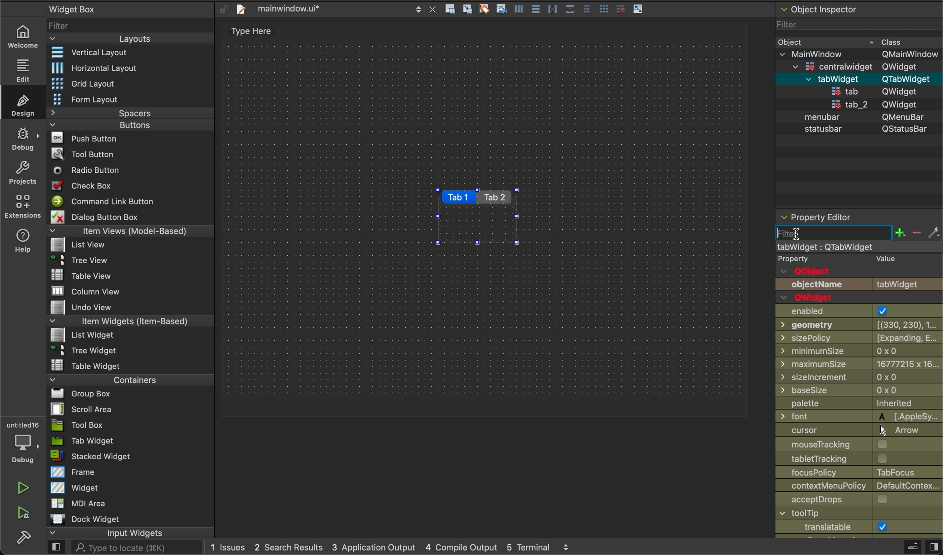 The width and height of the screenshot is (943, 555). I want to click on welcome, so click(21, 37).